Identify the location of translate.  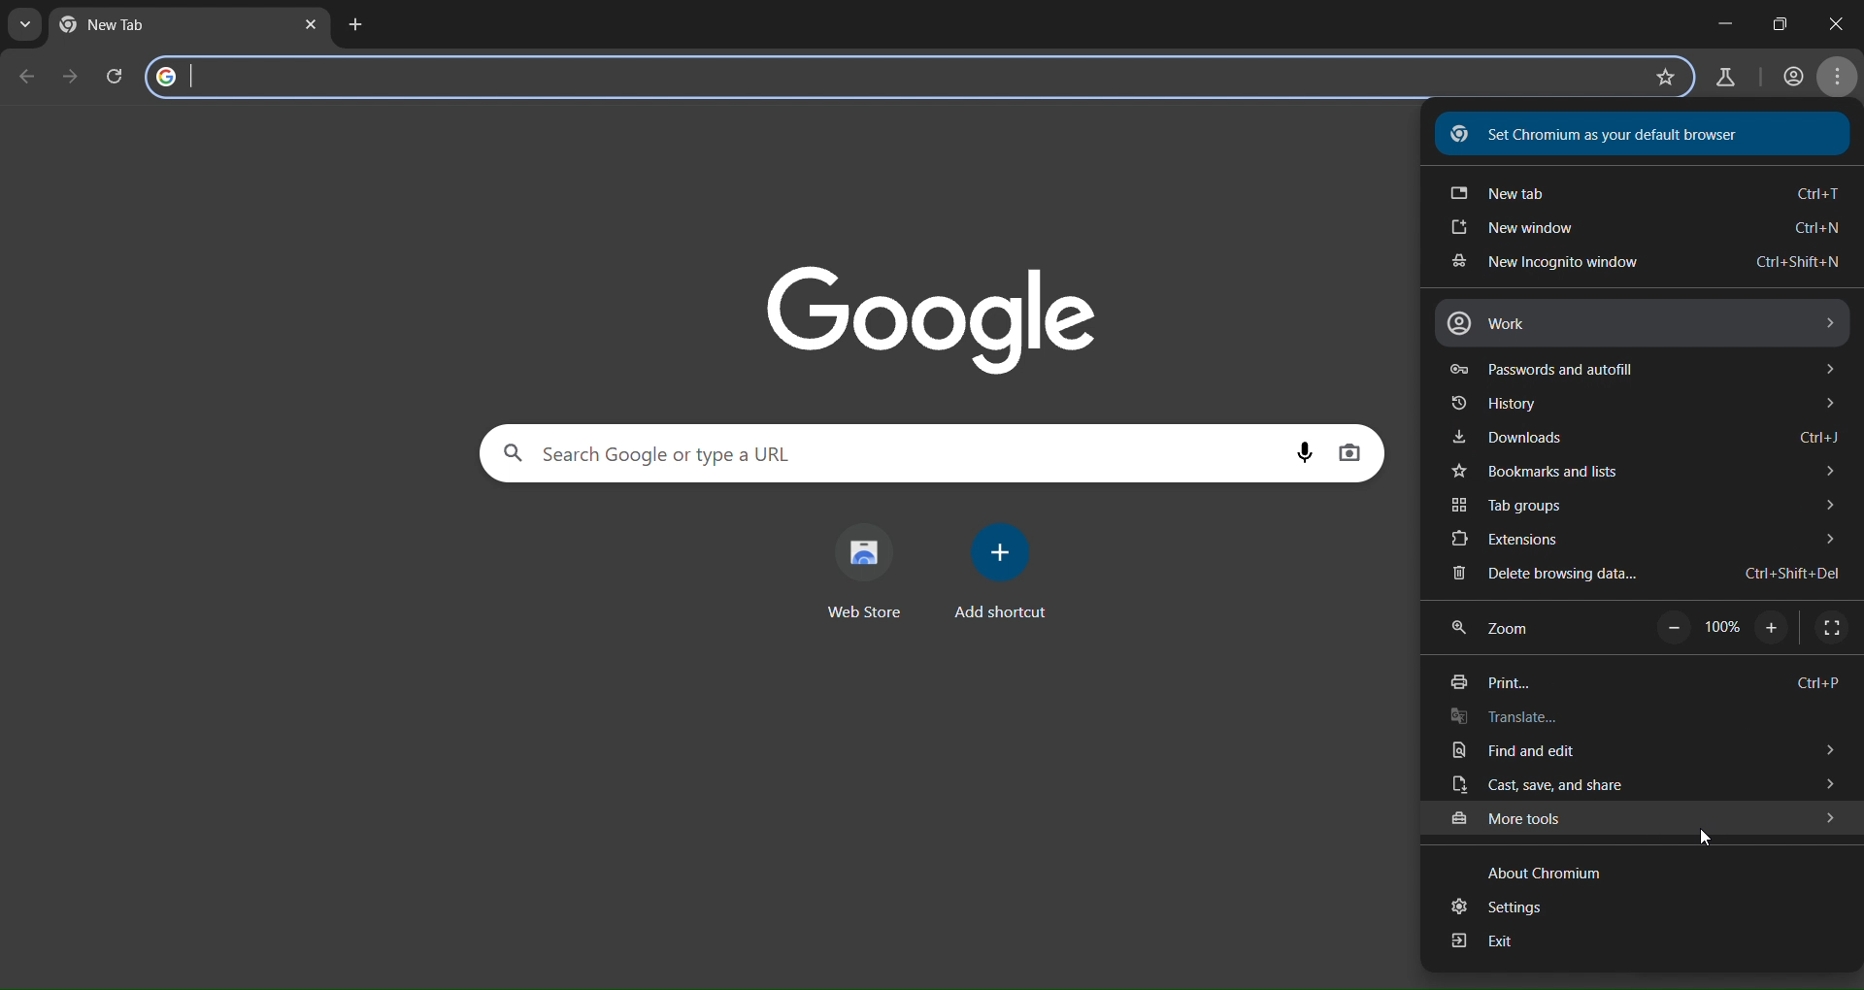
(1543, 719).